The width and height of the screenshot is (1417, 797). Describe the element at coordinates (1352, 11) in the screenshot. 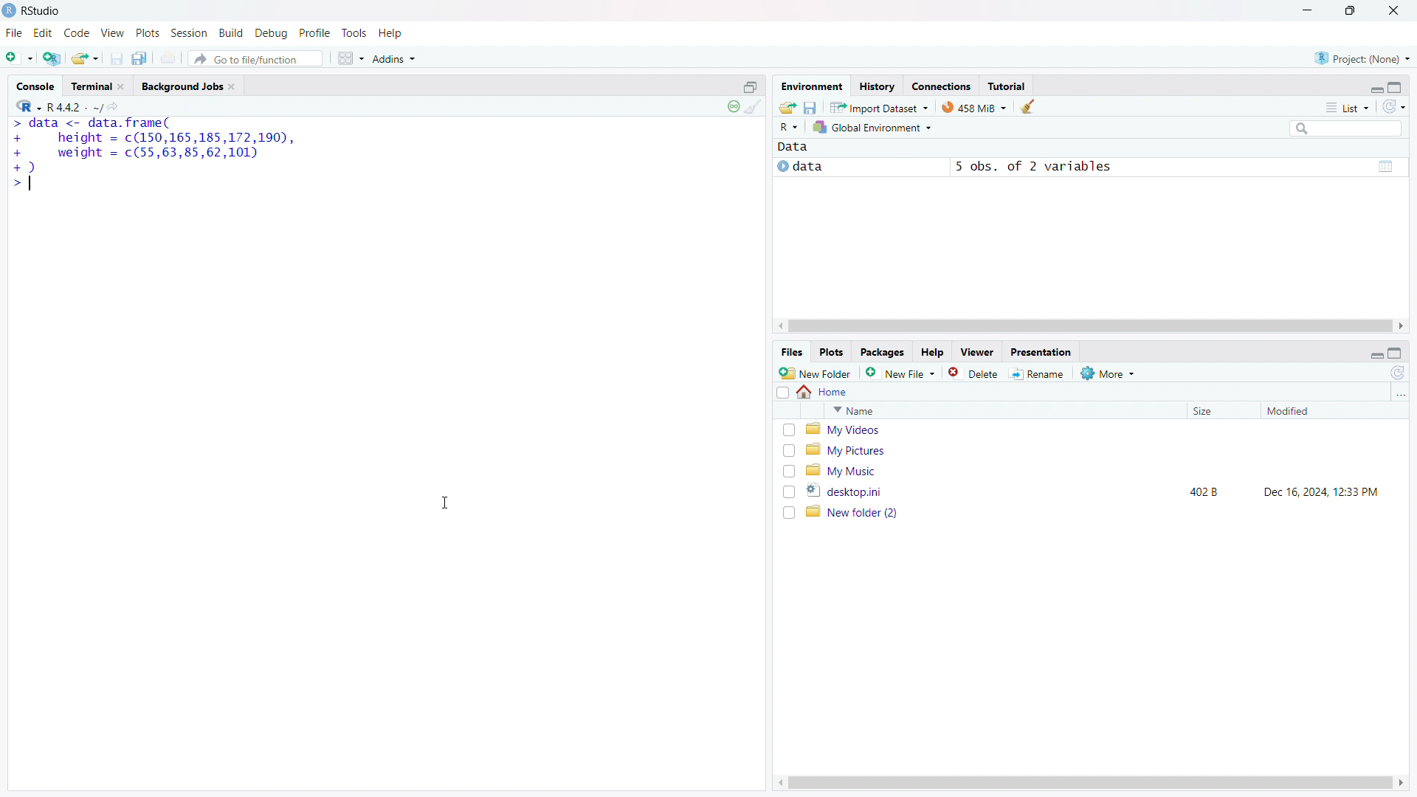

I see `maximize` at that location.